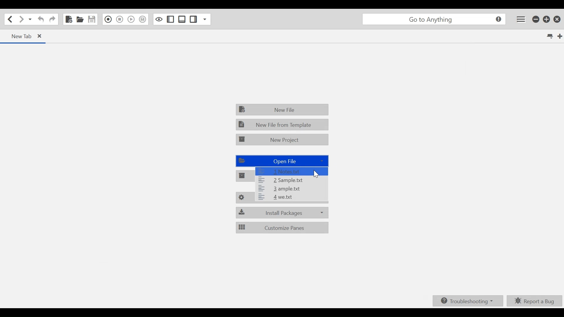 This screenshot has width=564, height=317. I want to click on Show specific Sidepane, so click(205, 19).